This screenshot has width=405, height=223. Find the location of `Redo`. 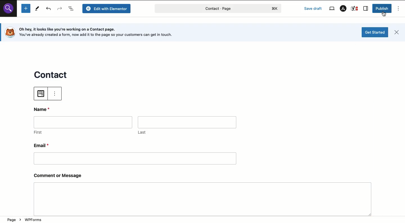

Redo is located at coordinates (60, 9).